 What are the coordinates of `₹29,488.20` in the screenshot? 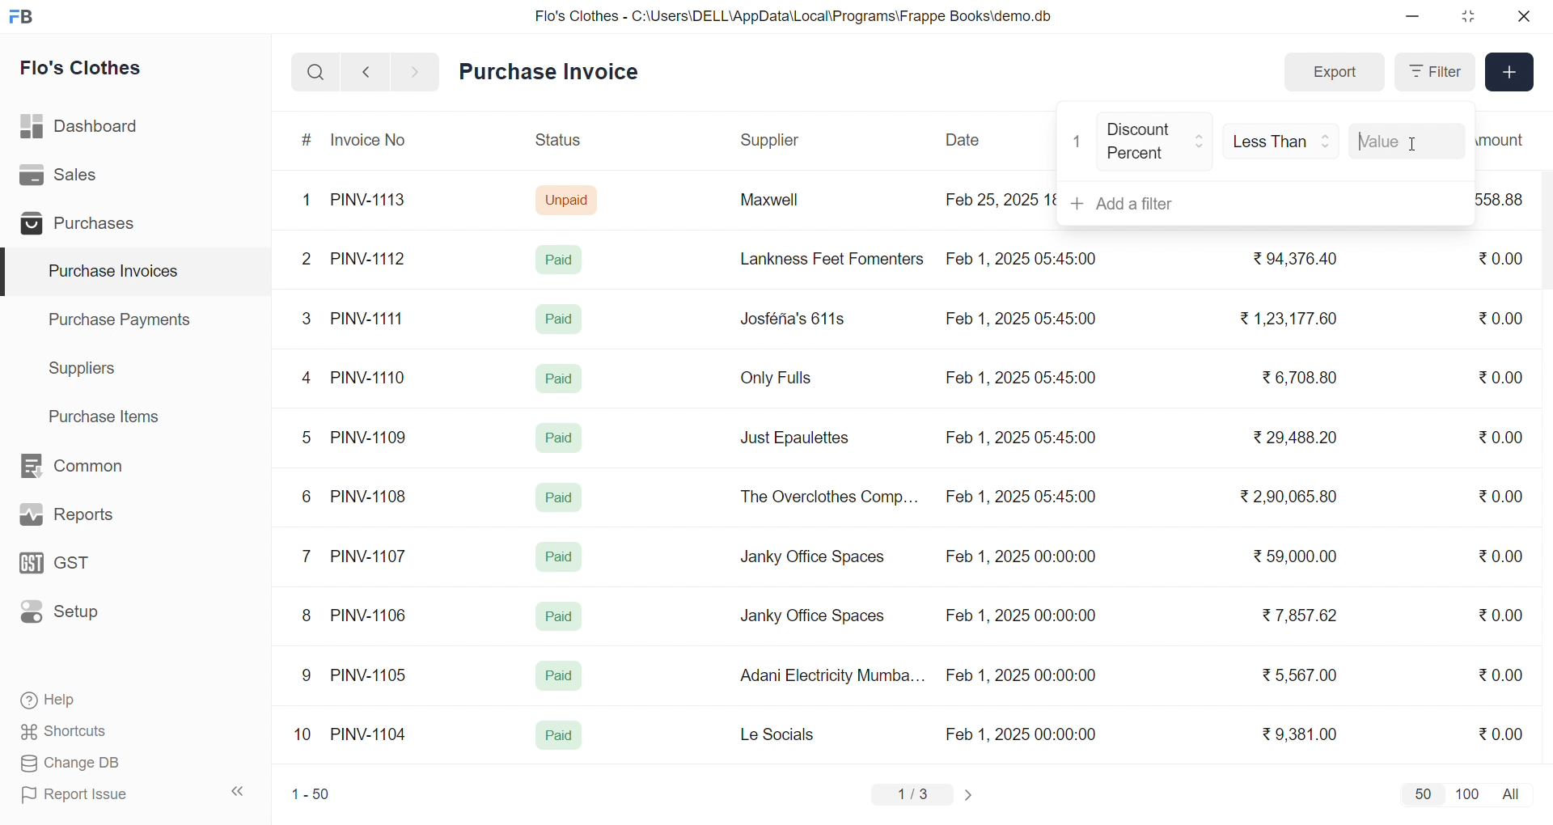 It's located at (1290, 438).